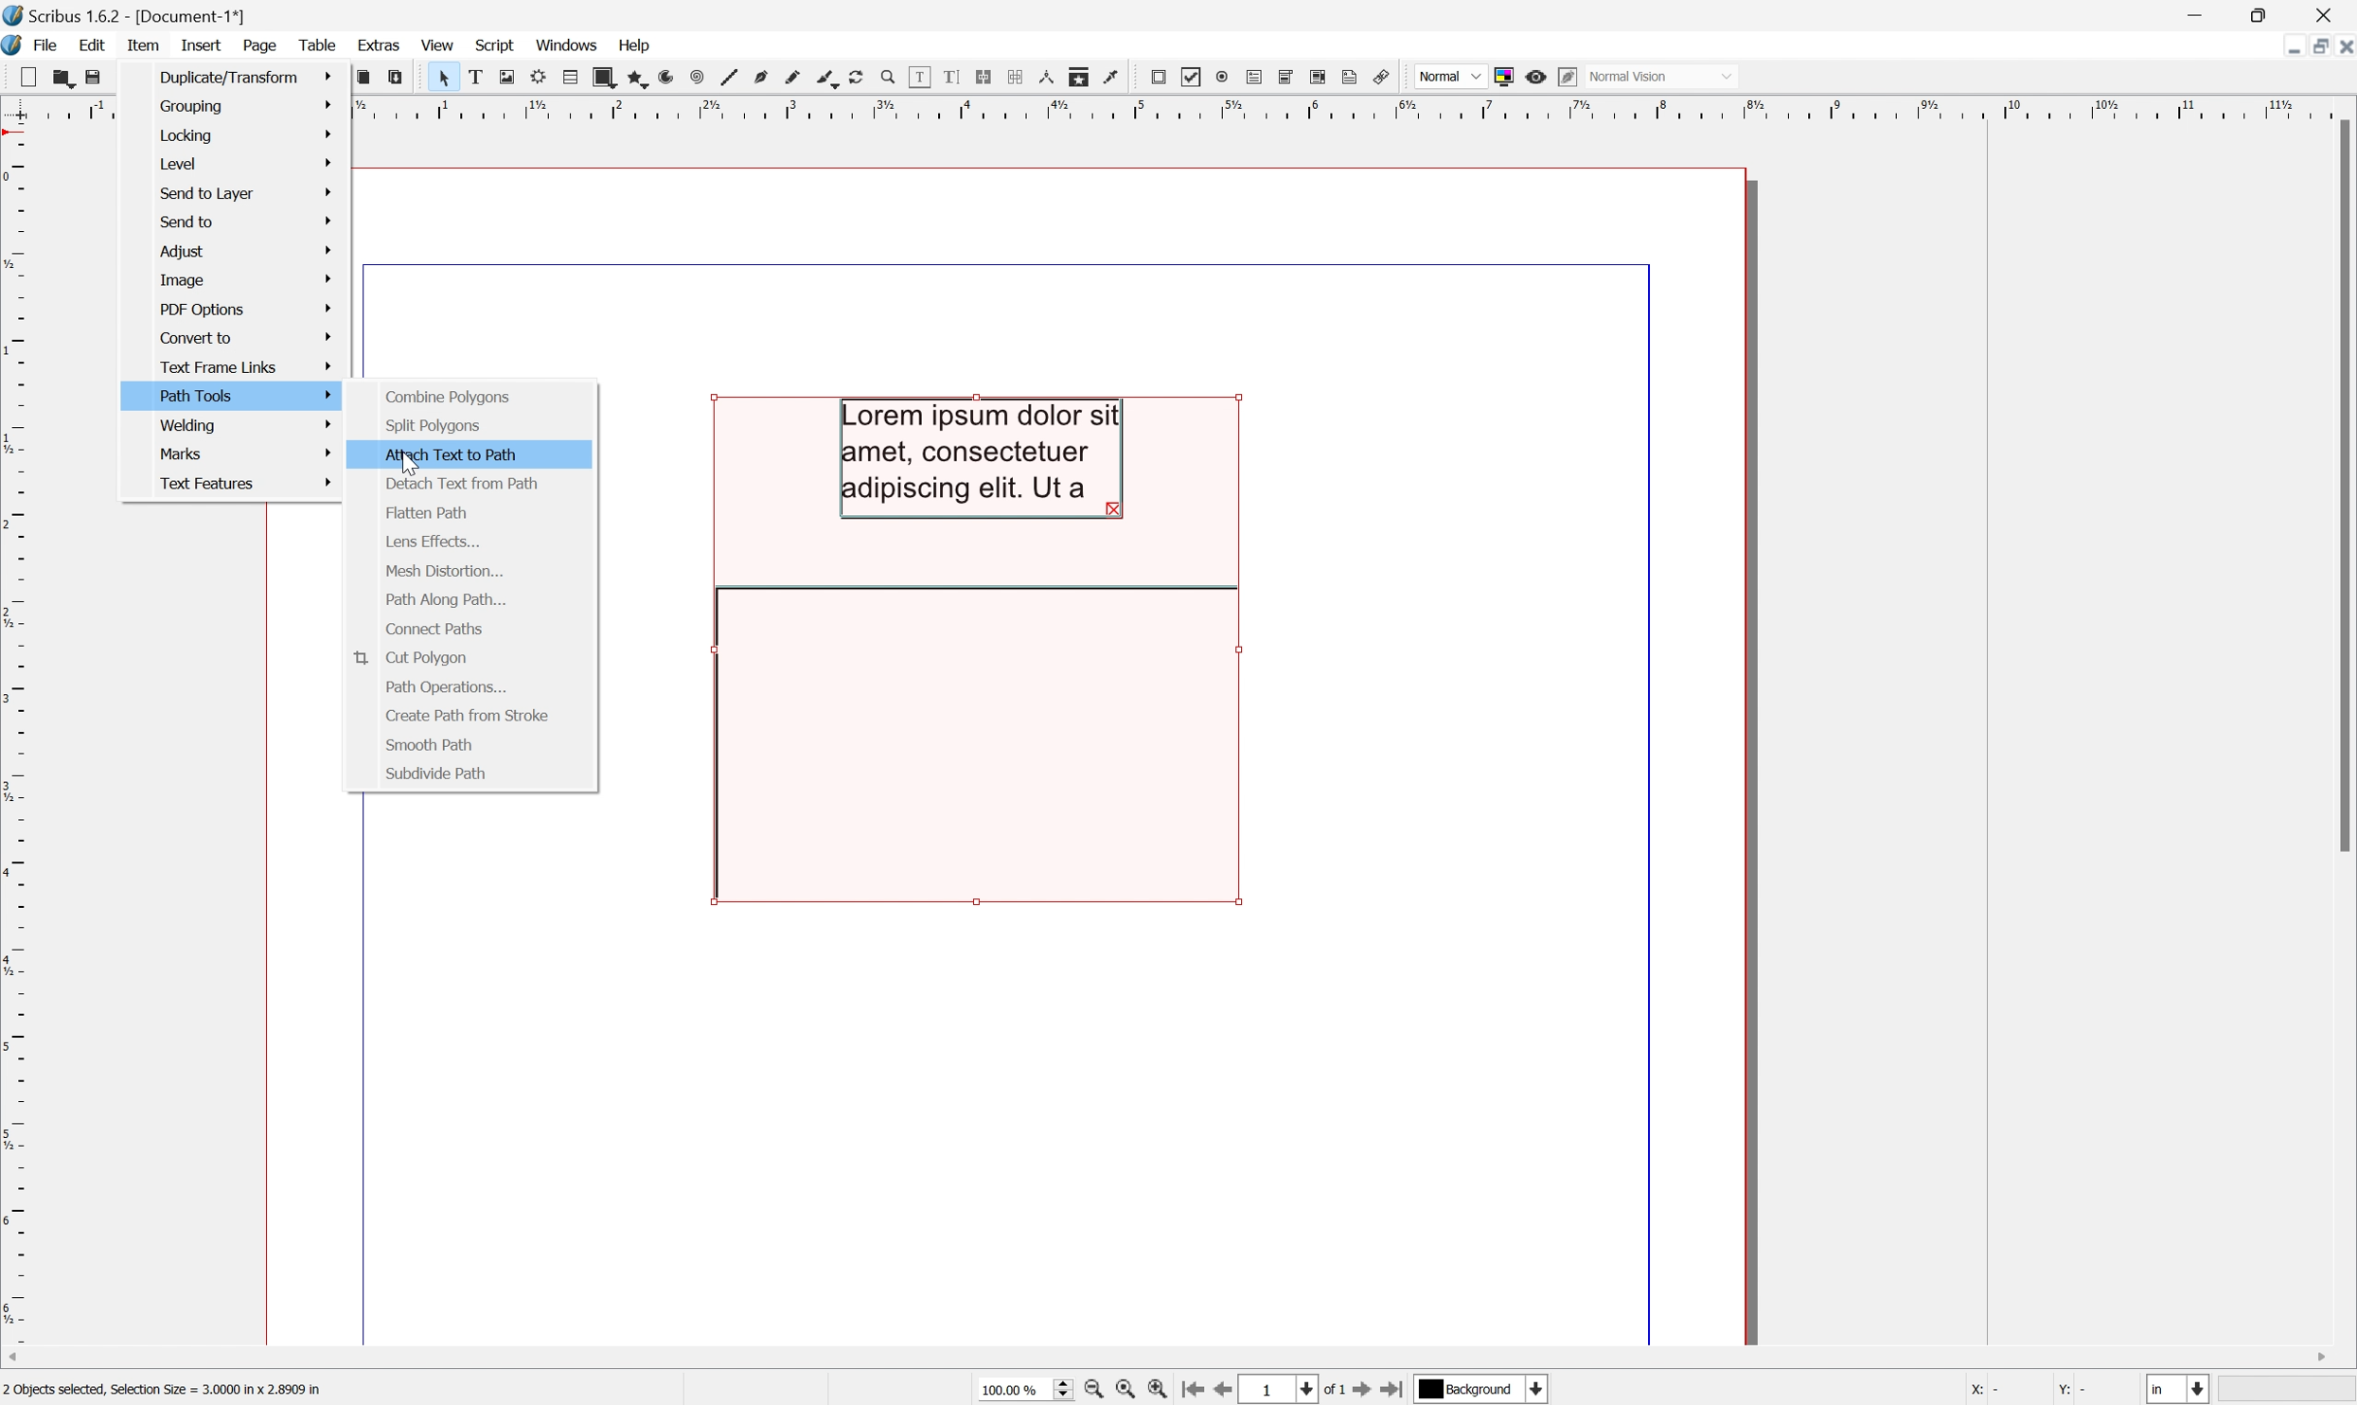 This screenshot has height=1405, width=2357. I want to click on Edit text with story editor, so click(948, 76).